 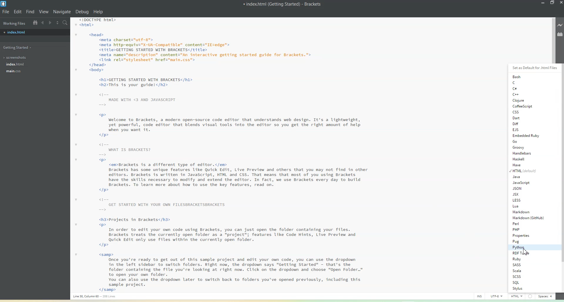 I want to click on Line, column, so click(x=96, y=297).